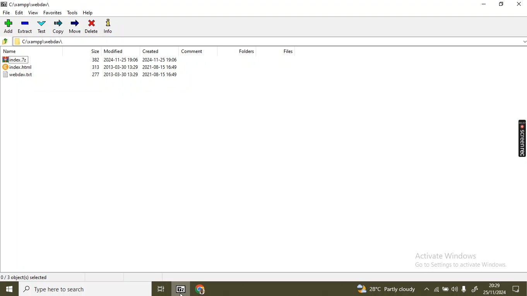 The height and width of the screenshot is (296, 527). What do you see at coordinates (8, 289) in the screenshot?
I see `window button` at bounding box center [8, 289].